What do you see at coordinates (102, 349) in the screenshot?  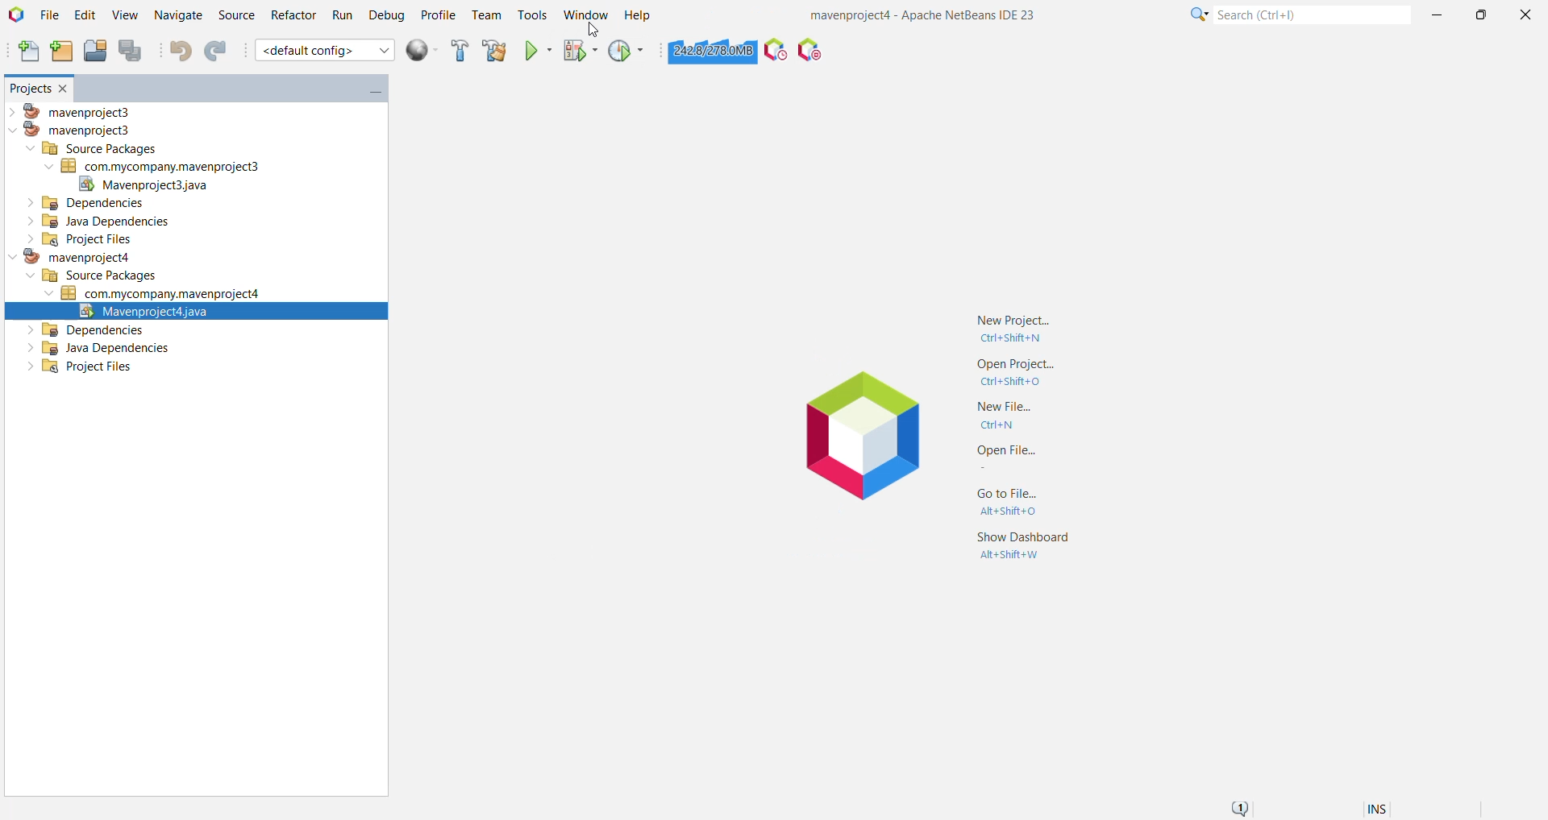 I see `Java Dependencies` at bounding box center [102, 349].